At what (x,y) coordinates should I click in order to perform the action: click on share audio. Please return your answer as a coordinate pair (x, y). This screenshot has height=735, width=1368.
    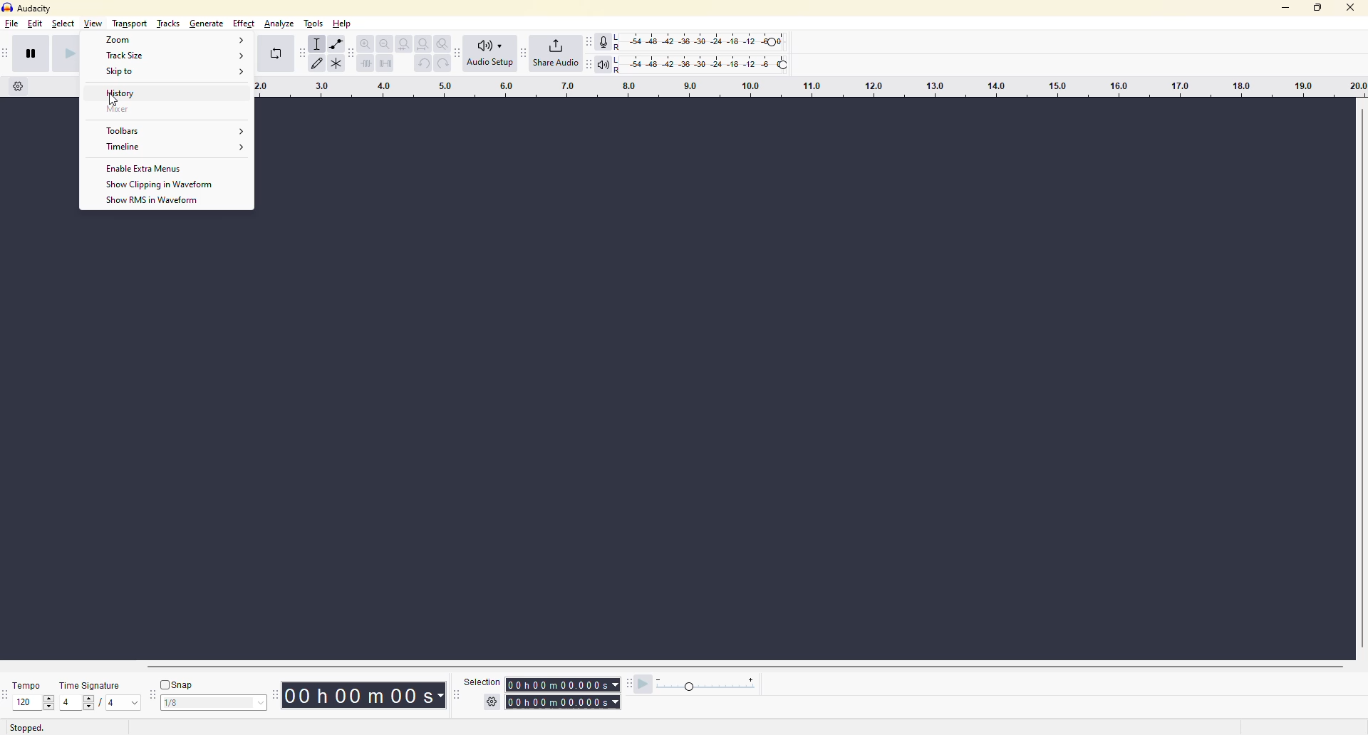
    Looking at the image, I should click on (554, 53).